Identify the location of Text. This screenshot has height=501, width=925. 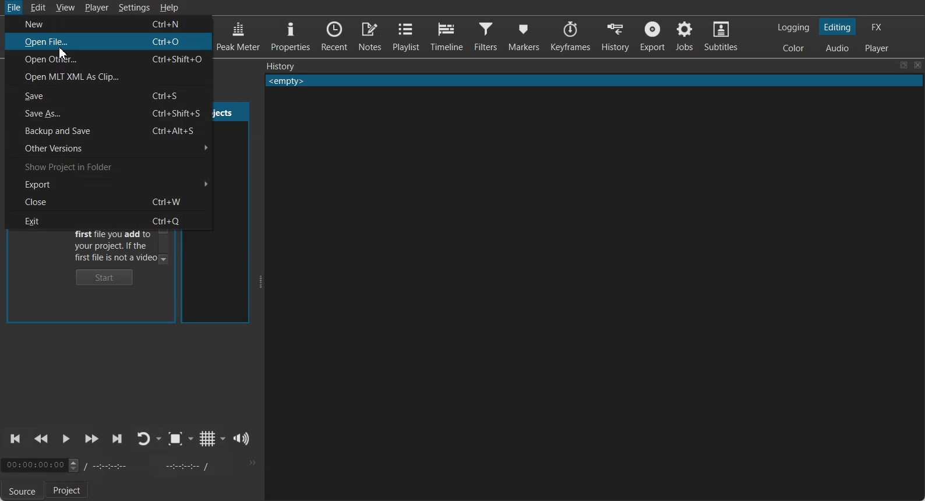
(594, 81).